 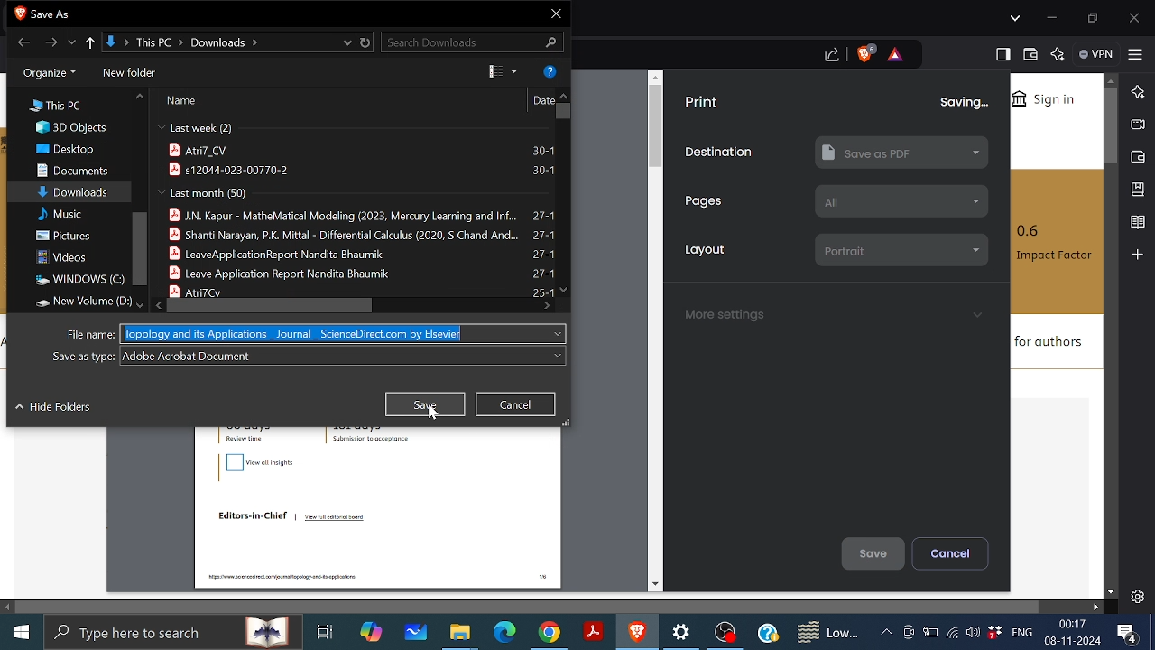 What do you see at coordinates (263, 462) in the screenshot?
I see `view all insights` at bounding box center [263, 462].